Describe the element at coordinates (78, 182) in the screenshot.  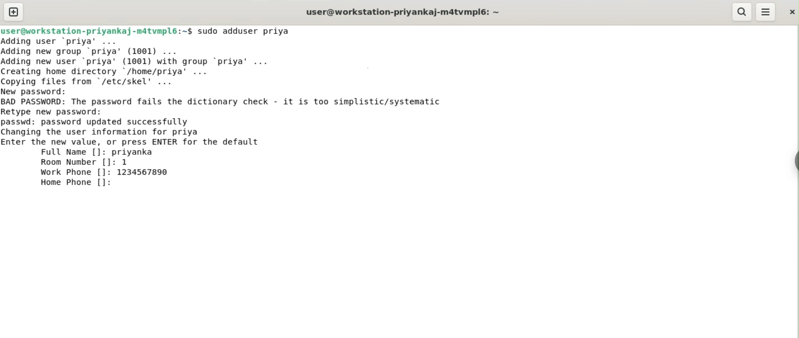
I see `Home Phone []:` at that location.